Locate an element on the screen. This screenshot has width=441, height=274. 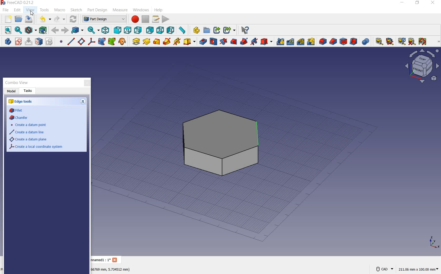
create a shape binder is located at coordinates (102, 42).